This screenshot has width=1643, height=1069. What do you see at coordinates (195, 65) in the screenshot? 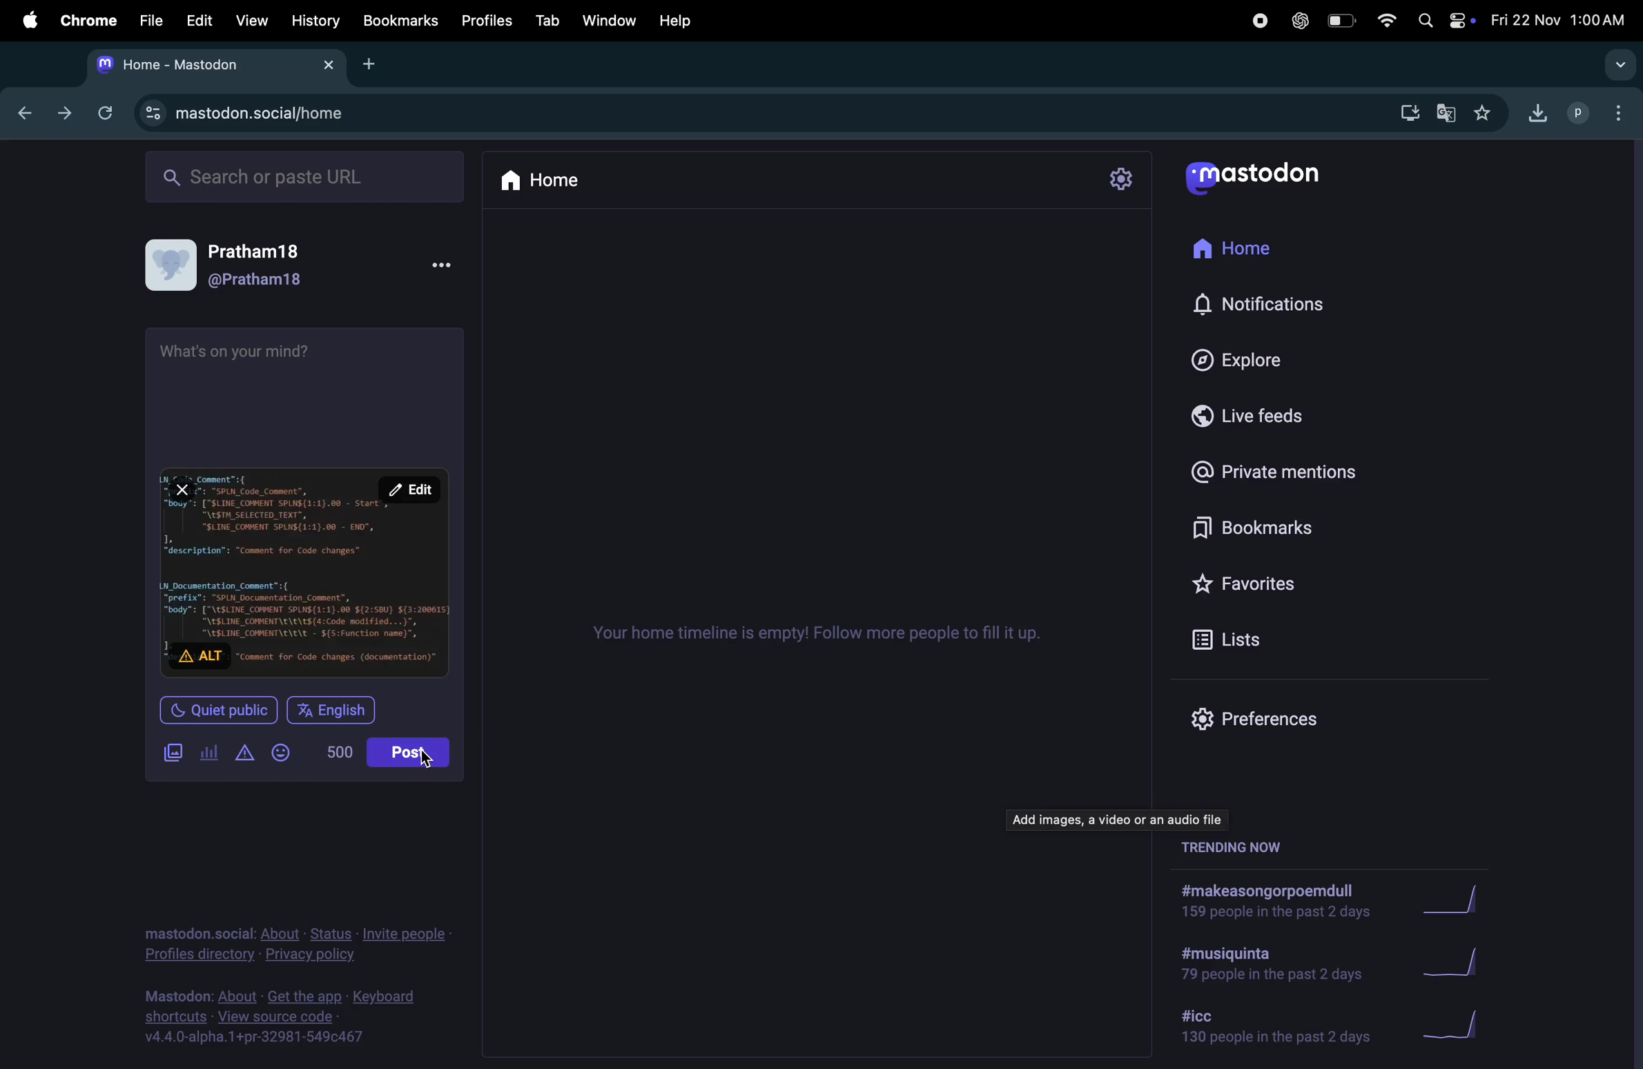
I see `tab mastodon` at bounding box center [195, 65].